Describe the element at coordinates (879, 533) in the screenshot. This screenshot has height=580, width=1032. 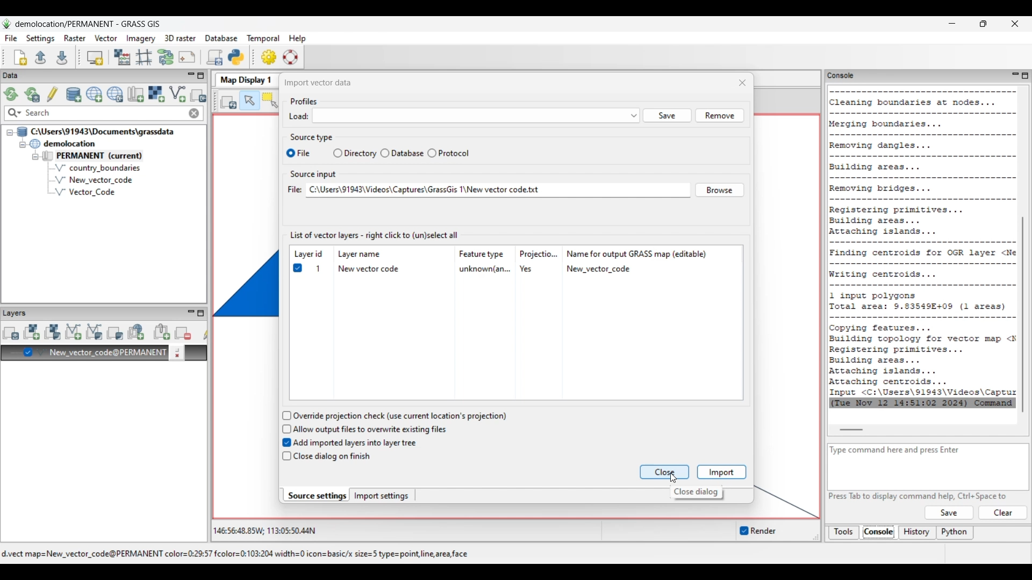
I see `Console` at that location.